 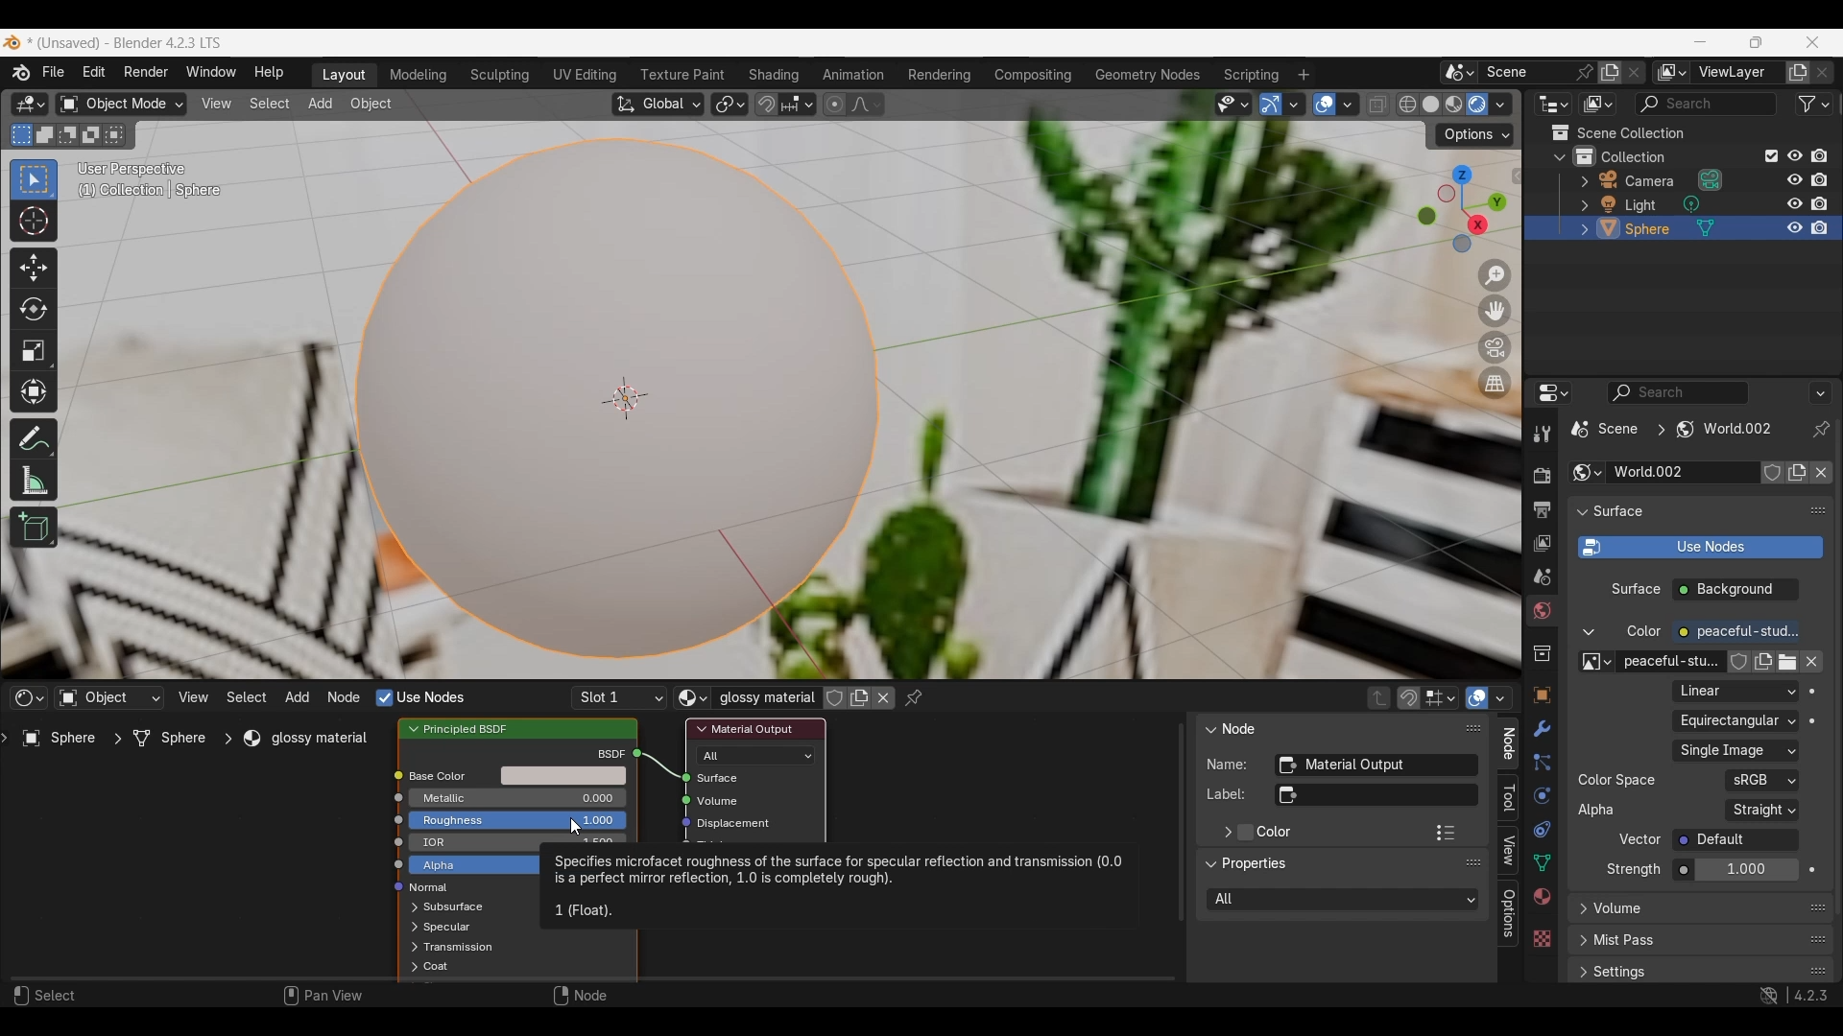 What do you see at coordinates (461, 947) in the screenshot?
I see `Transmission options` at bounding box center [461, 947].